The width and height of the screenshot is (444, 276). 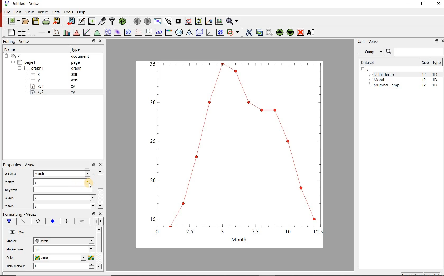 I want to click on plot box plots, so click(x=107, y=32).